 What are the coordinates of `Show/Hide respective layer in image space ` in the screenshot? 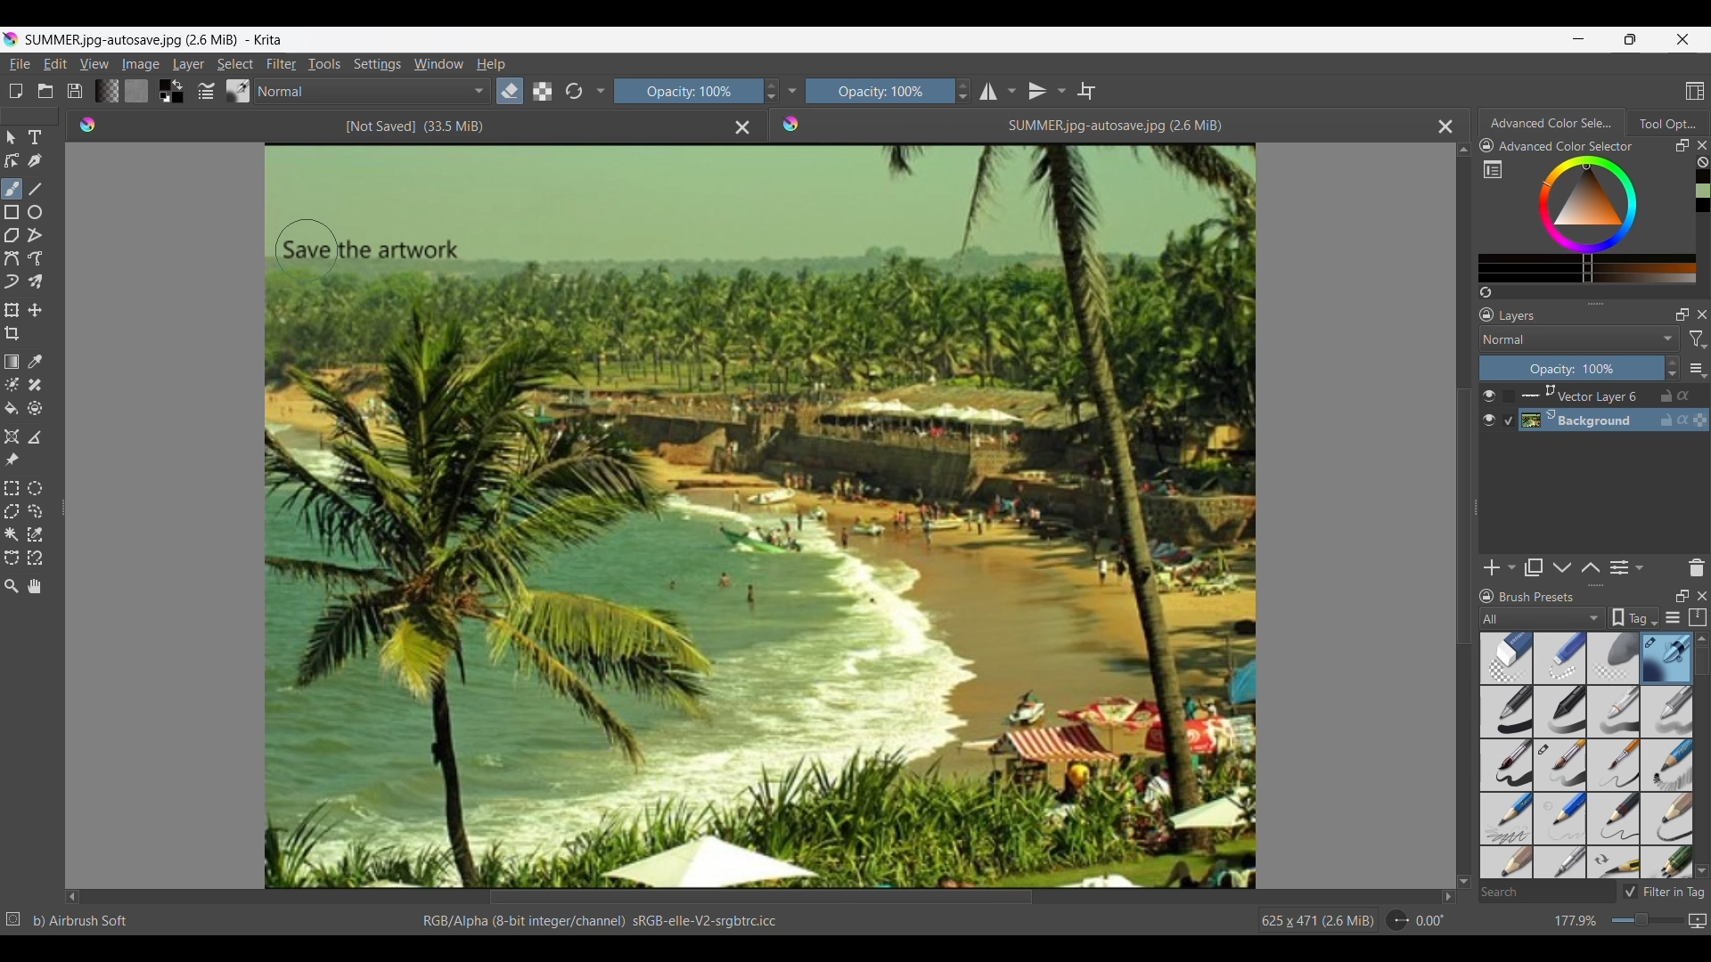 It's located at (1488, 408).